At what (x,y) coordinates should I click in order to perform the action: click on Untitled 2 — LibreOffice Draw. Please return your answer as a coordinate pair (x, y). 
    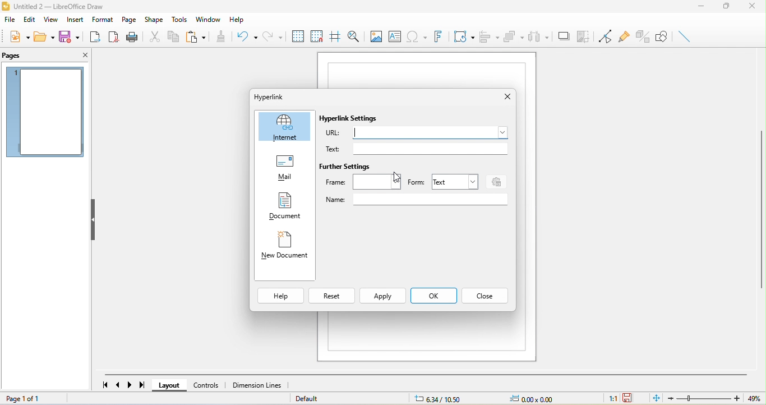
    Looking at the image, I should click on (63, 6).